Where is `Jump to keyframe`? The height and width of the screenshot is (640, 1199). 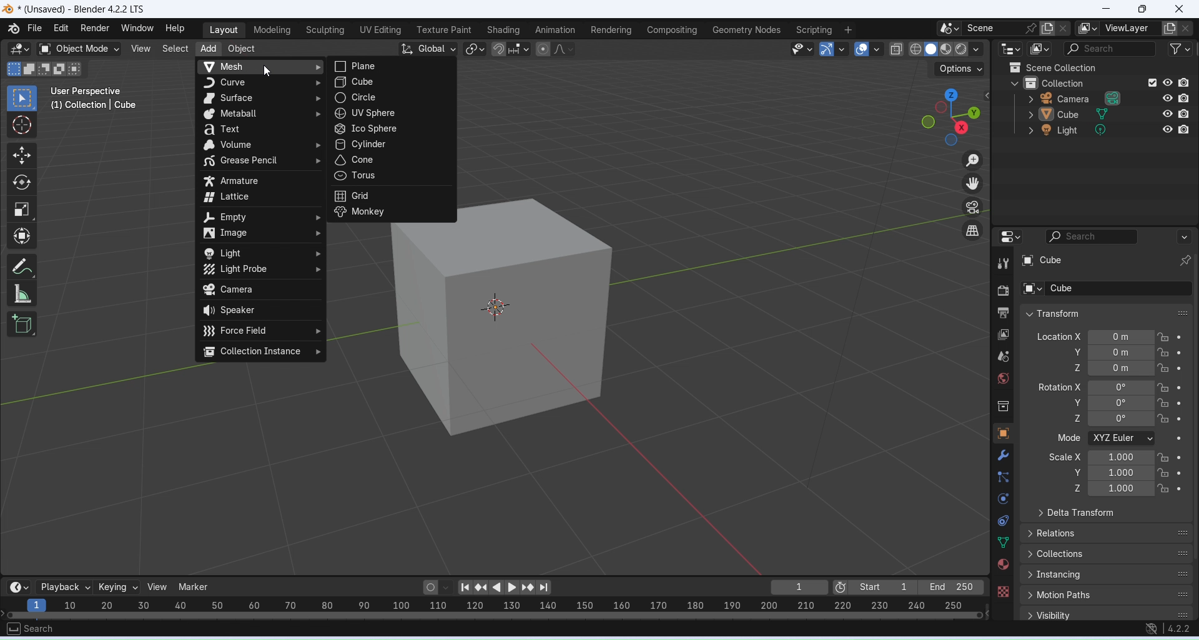 Jump to keyframe is located at coordinates (530, 588).